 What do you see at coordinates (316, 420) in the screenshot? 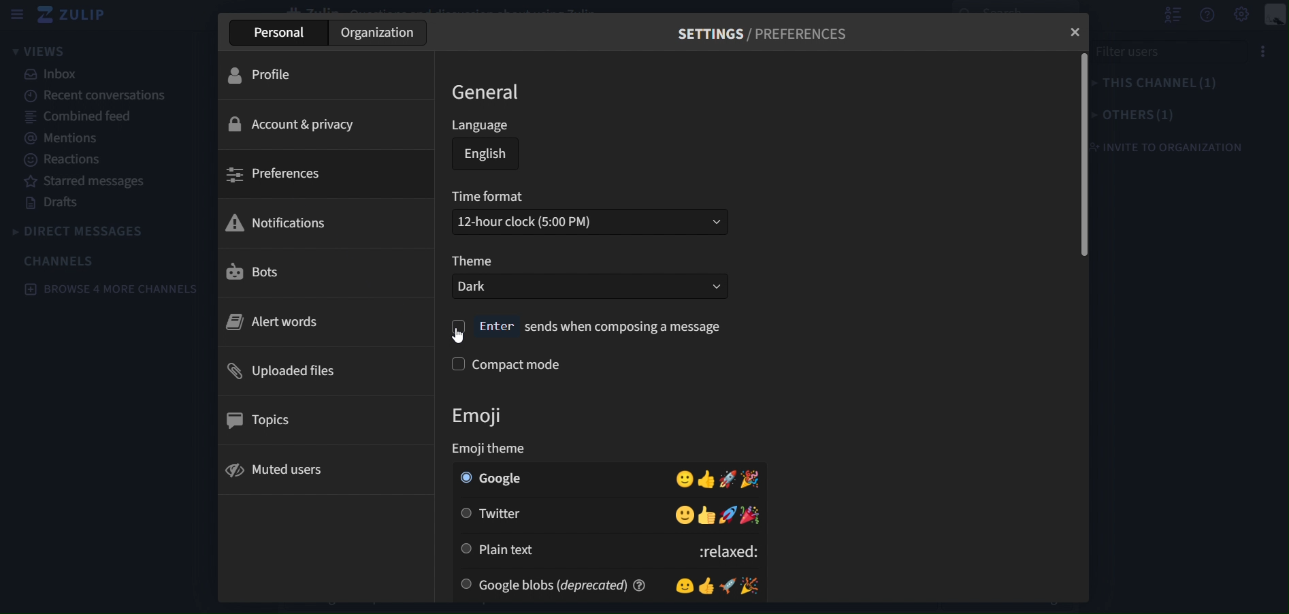
I see `topics` at bounding box center [316, 420].